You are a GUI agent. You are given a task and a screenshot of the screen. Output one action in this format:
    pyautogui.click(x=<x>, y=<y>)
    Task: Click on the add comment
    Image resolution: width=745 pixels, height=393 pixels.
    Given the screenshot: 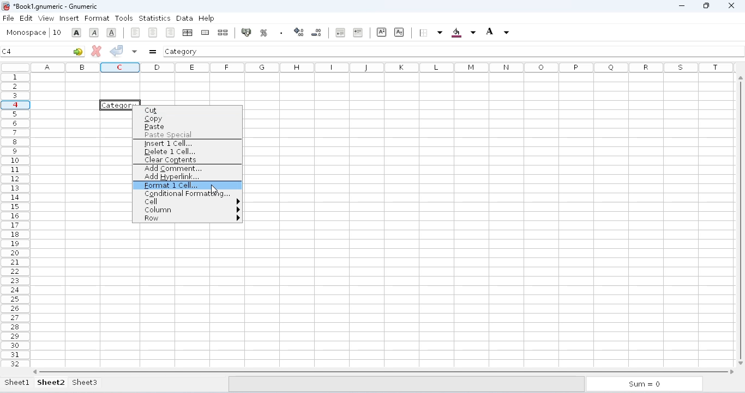 What is the action you would take?
    pyautogui.click(x=173, y=169)
    